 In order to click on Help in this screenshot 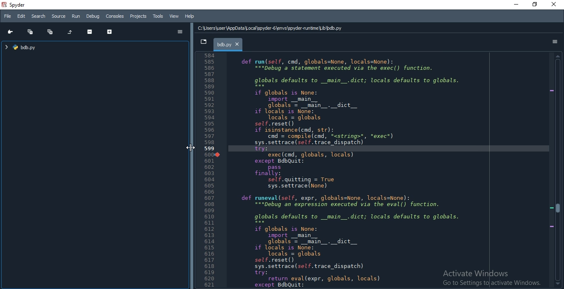, I will do `click(189, 17)`.